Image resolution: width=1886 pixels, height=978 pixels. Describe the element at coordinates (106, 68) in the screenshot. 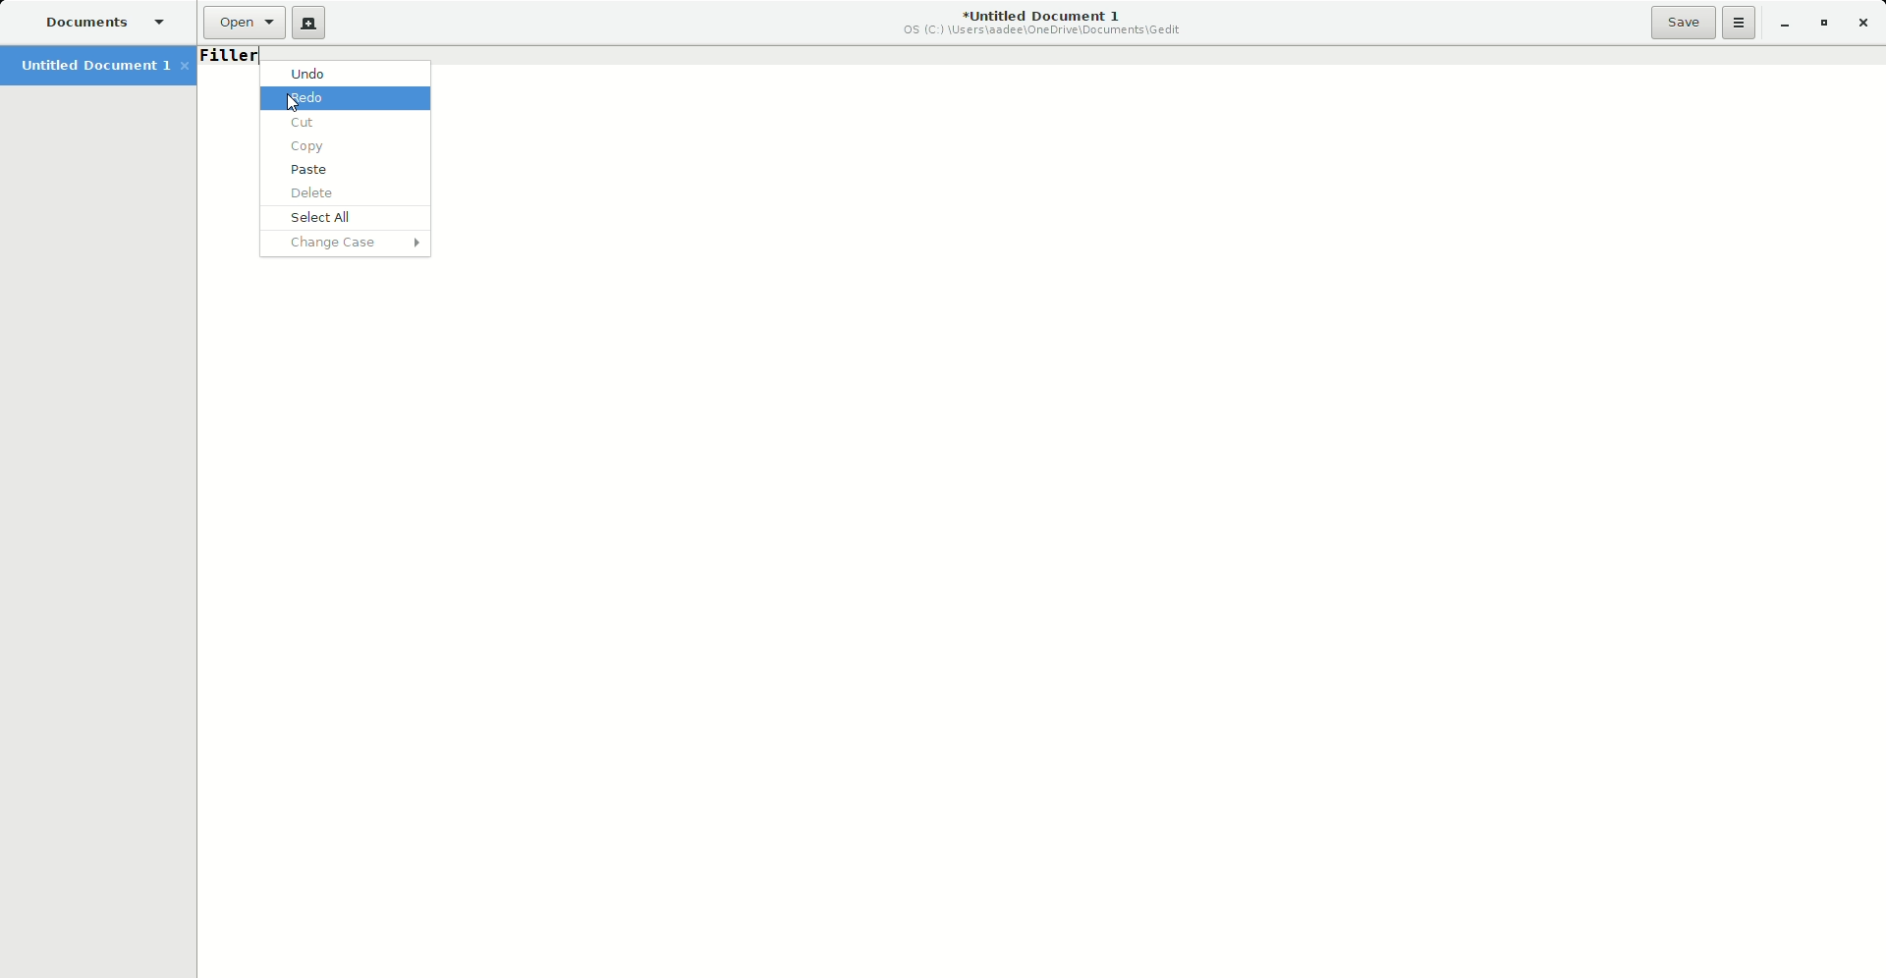

I see `Untitled Document 1` at that location.